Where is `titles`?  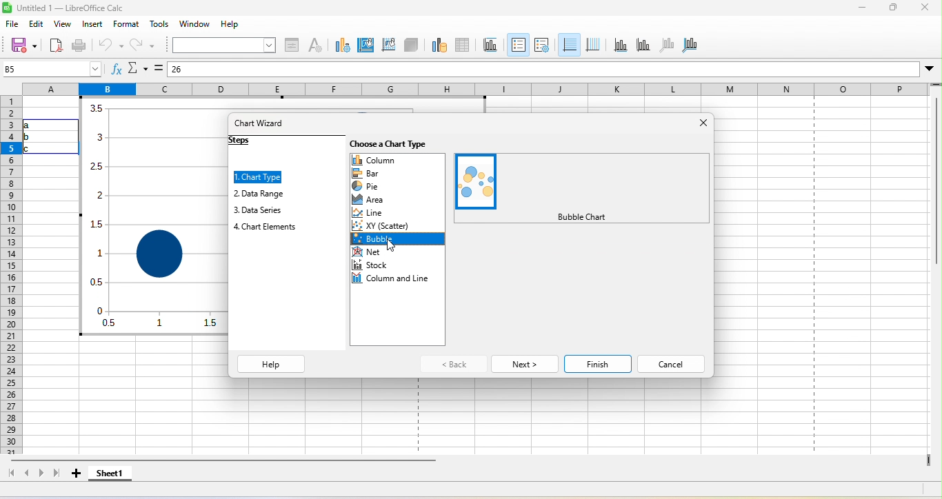 titles is located at coordinates (490, 44).